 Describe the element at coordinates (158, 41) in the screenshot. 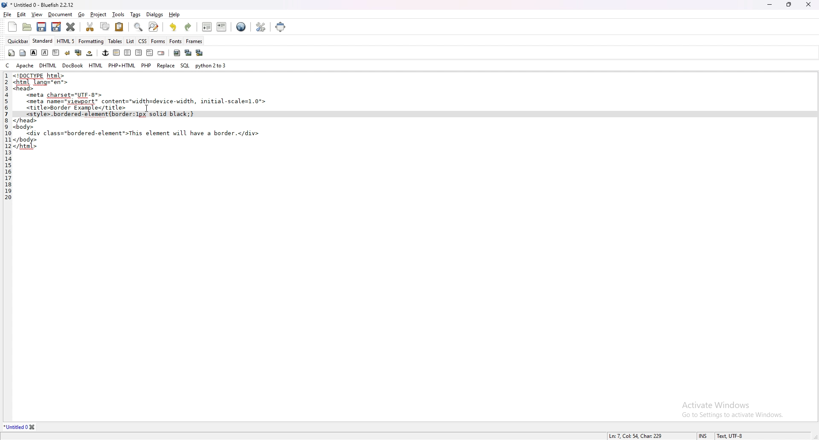

I see `forms` at that location.